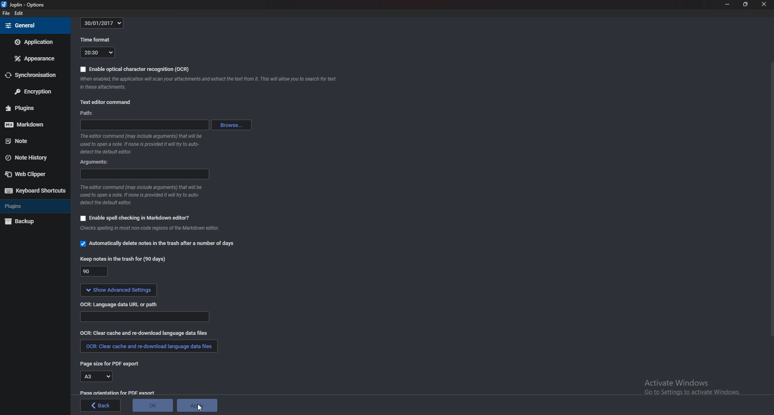  I want to click on file, so click(6, 13).